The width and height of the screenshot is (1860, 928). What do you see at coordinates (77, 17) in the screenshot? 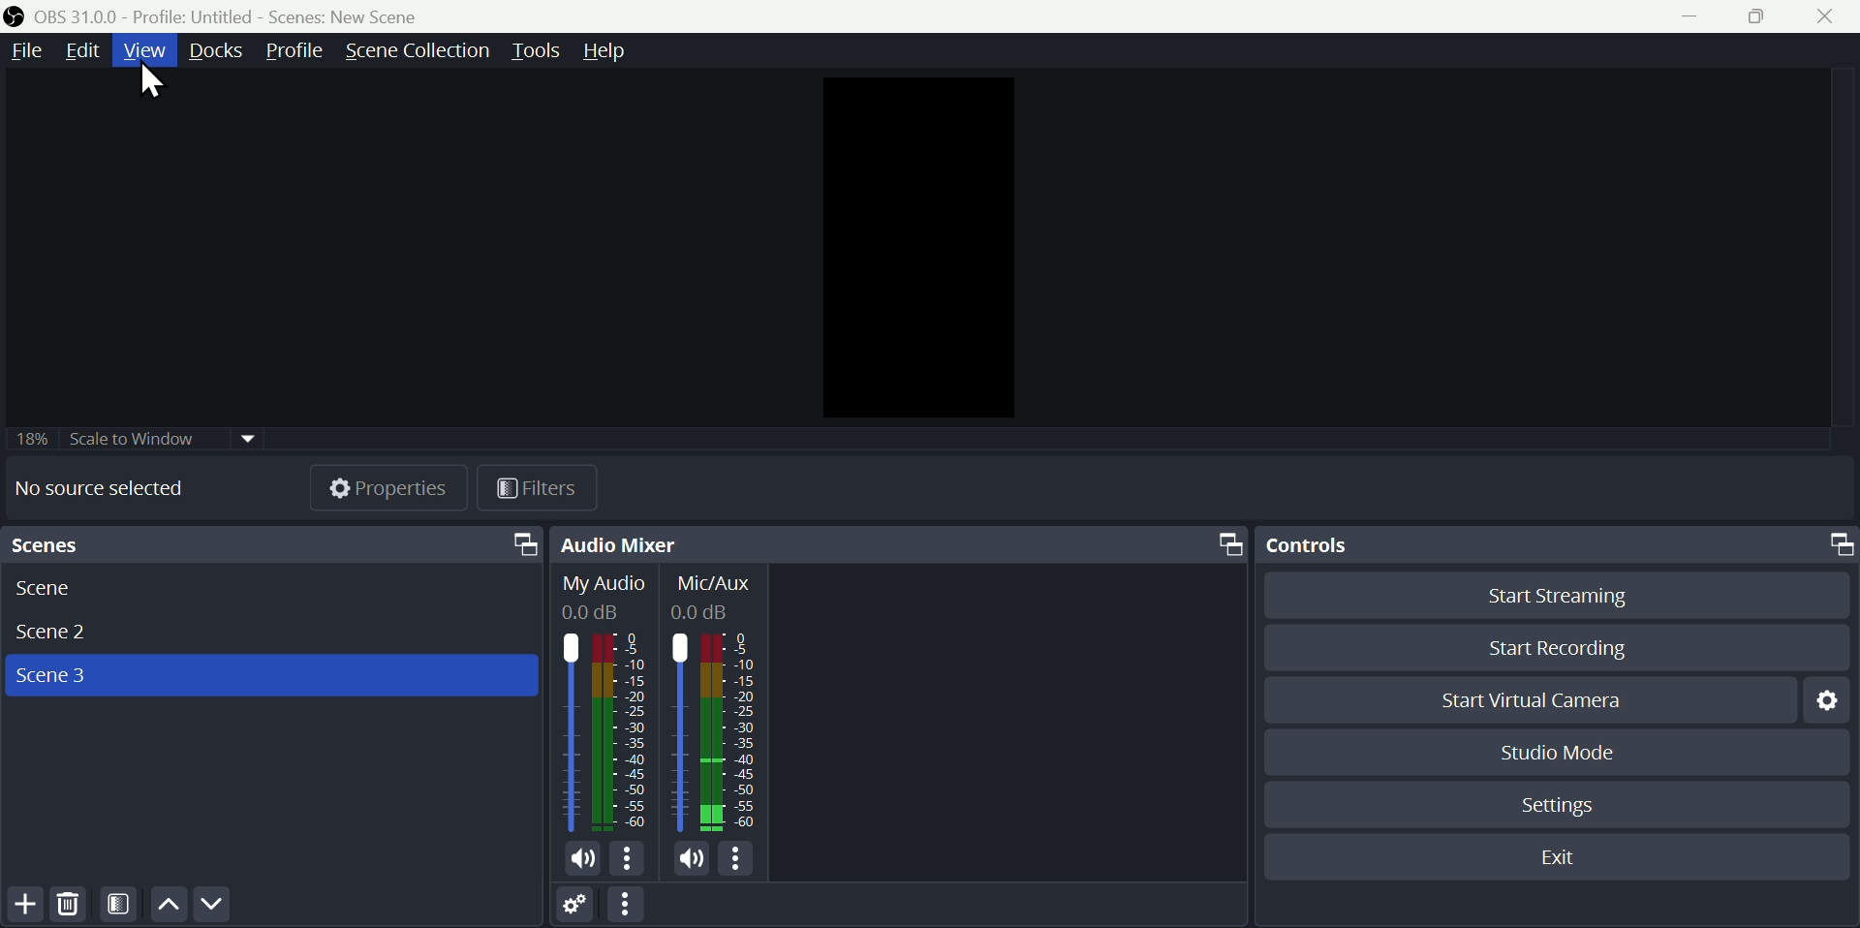
I see `OBS Version` at bounding box center [77, 17].